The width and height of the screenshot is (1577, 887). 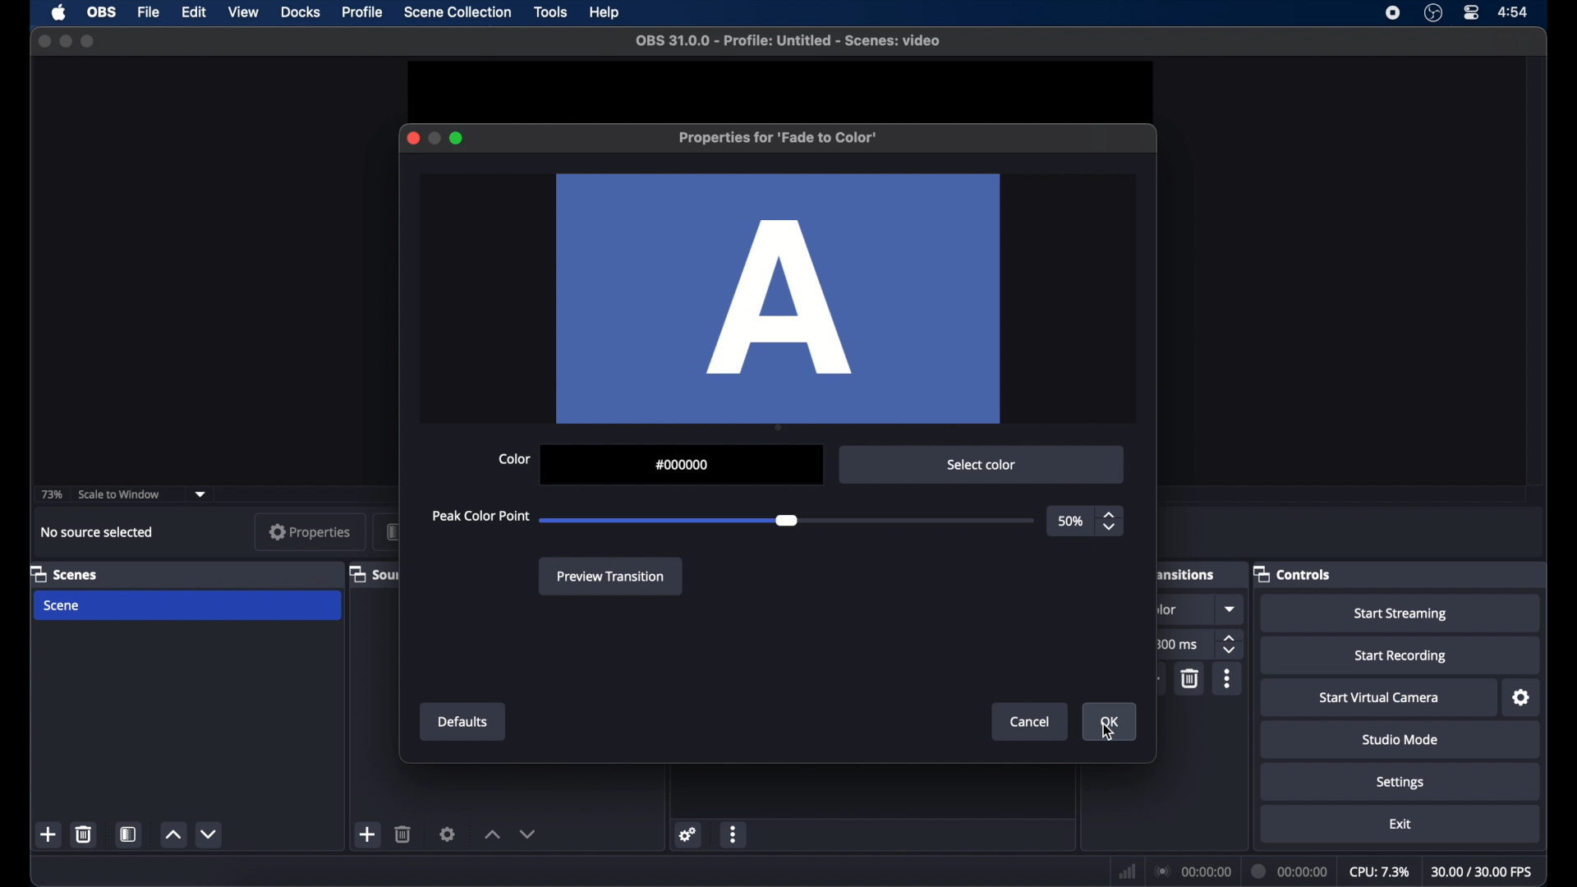 I want to click on color, so click(x=514, y=458).